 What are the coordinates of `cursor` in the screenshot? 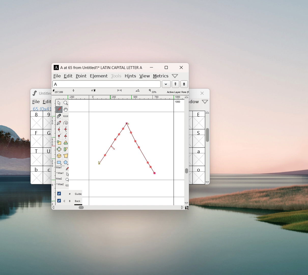 It's located at (113, 148).